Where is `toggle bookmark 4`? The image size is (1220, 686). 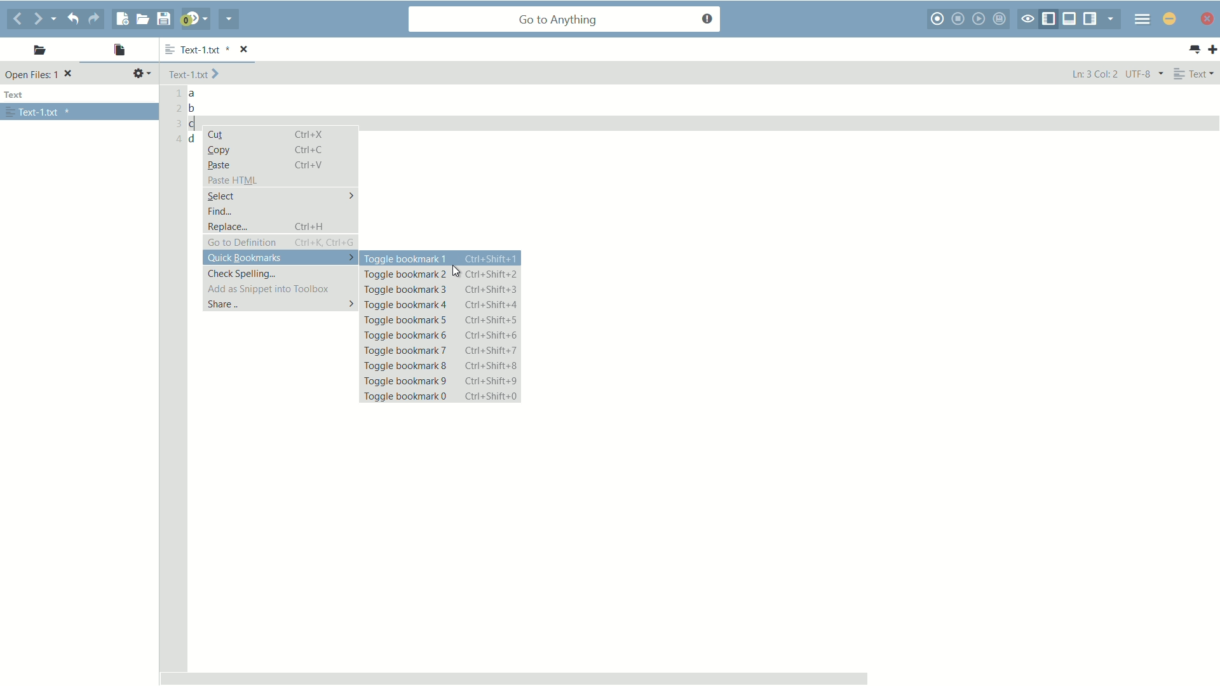 toggle bookmark 4 is located at coordinates (441, 306).